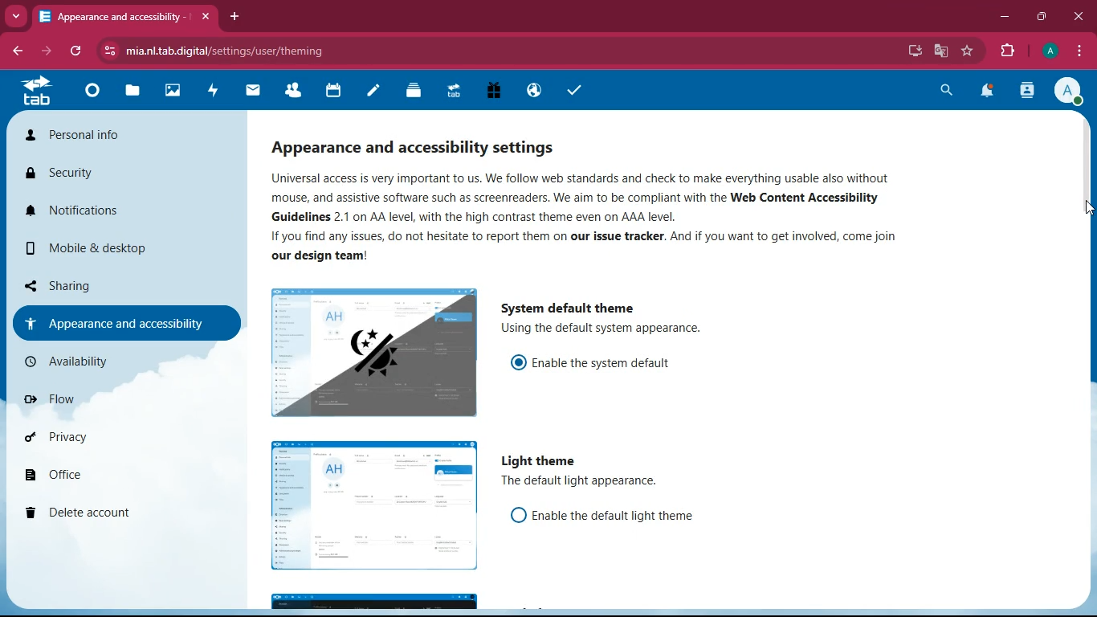 The image size is (1097, 617). I want to click on tab, so click(125, 16).